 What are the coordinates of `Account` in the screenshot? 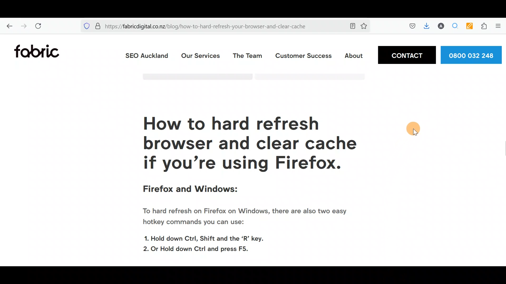 It's located at (442, 26).